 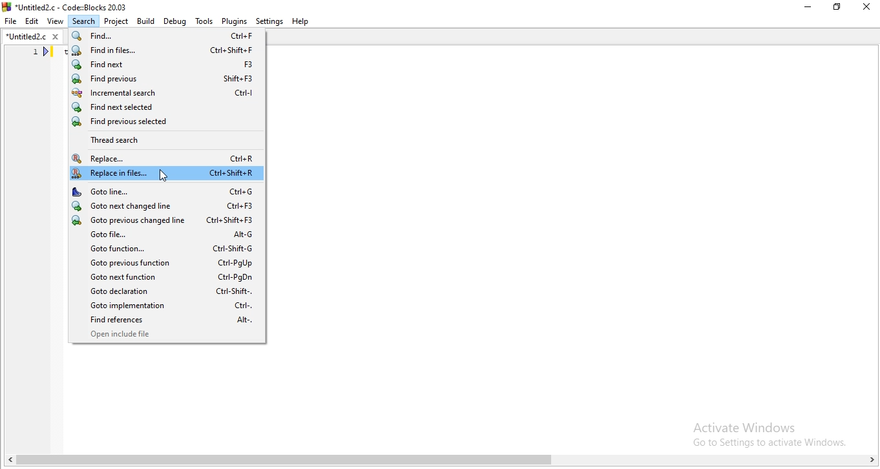 I want to click on Debug , so click(x=175, y=20).